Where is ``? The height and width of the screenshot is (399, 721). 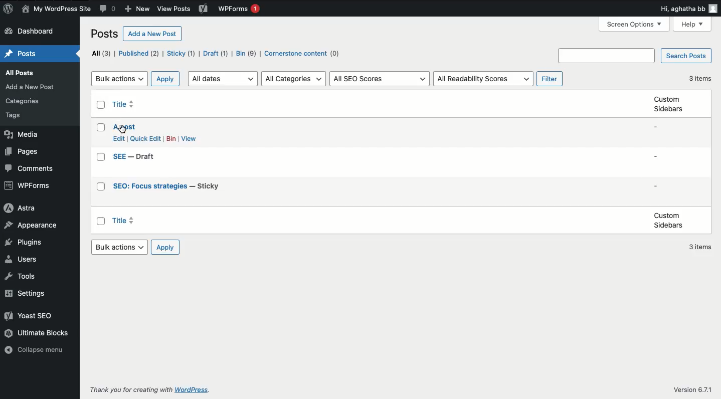
 is located at coordinates (195, 391).